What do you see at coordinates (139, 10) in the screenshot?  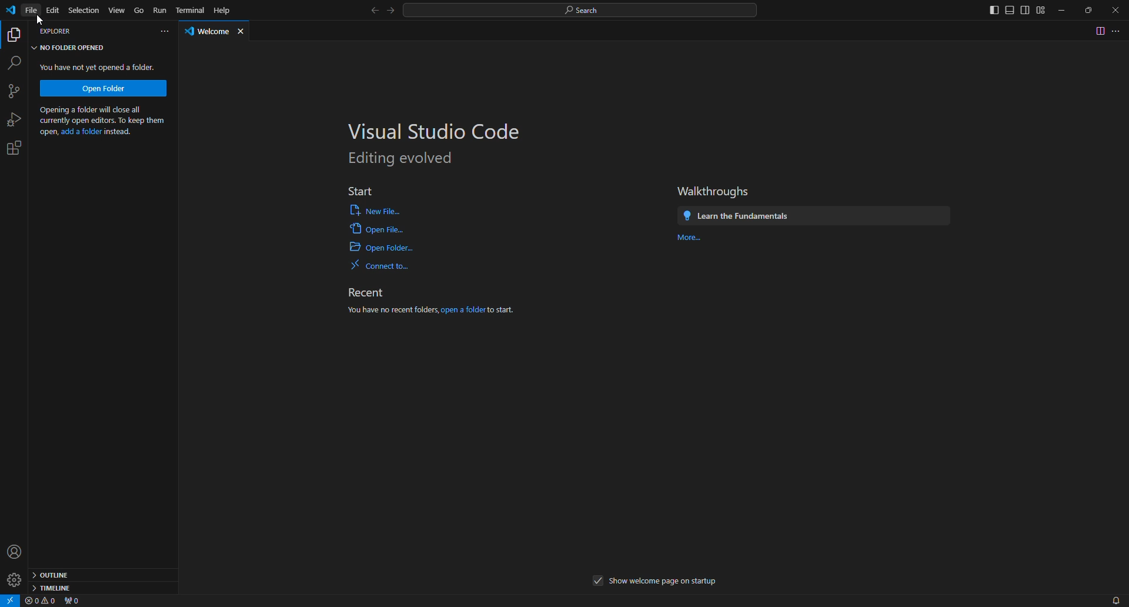 I see `go` at bounding box center [139, 10].